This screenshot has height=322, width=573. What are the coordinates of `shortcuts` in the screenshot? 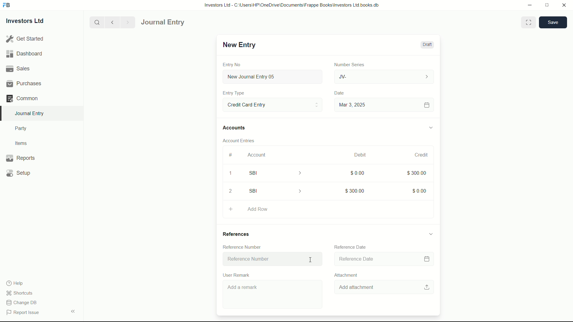 It's located at (21, 293).